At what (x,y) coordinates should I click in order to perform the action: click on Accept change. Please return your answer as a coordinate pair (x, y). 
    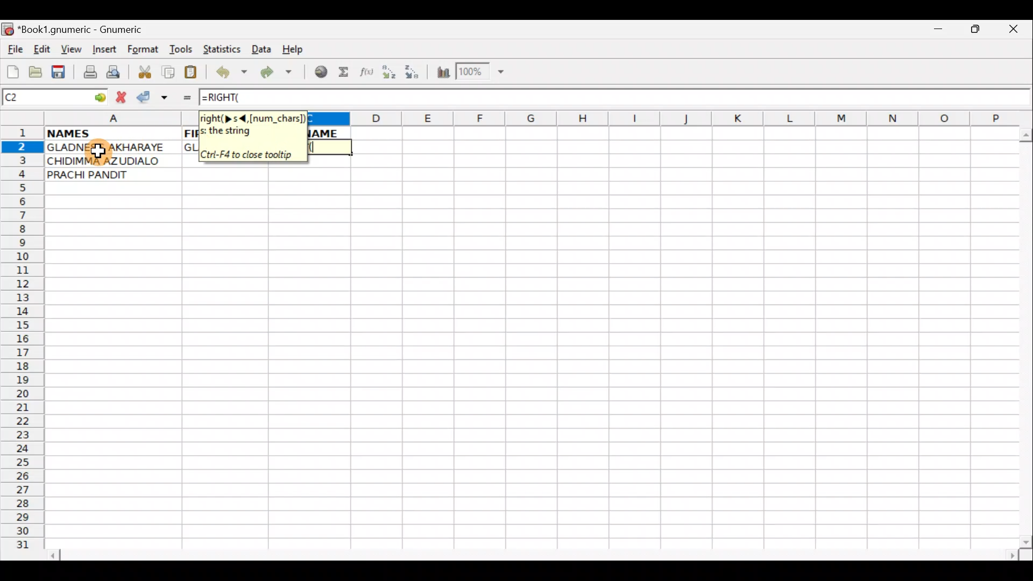
    Looking at the image, I should click on (152, 97).